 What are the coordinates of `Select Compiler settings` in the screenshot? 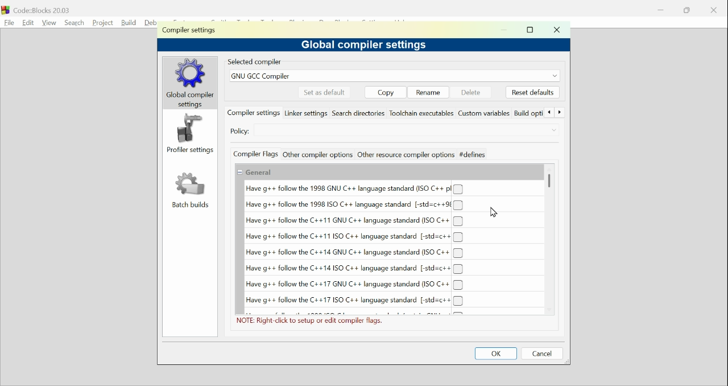 It's located at (392, 133).